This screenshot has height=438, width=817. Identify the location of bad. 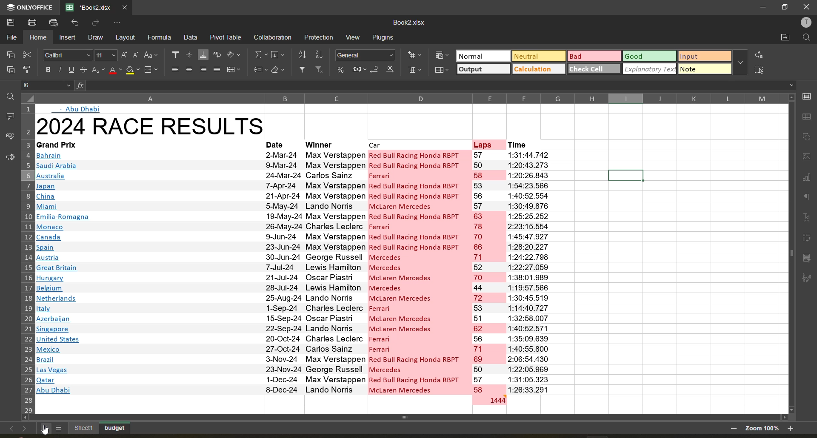
(593, 56).